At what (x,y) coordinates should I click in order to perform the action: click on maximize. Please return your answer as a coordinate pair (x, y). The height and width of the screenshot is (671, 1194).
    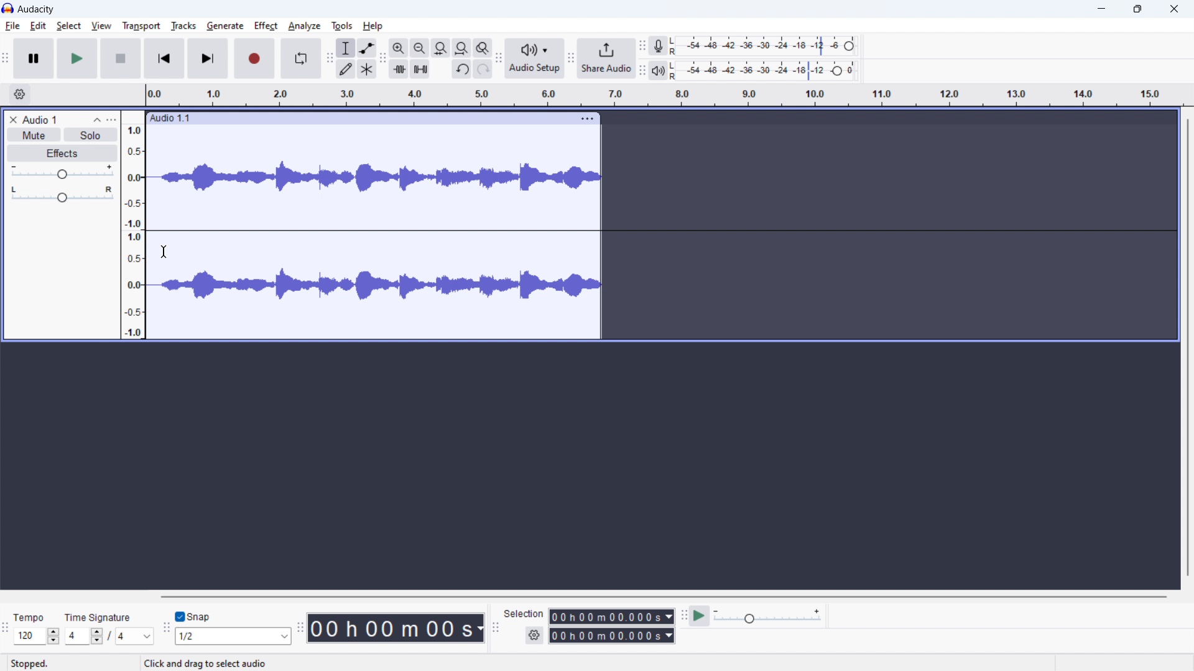
    Looking at the image, I should click on (1137, 9).